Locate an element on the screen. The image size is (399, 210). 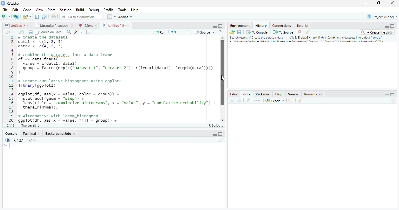
Maximize is located at coordinates (221, 134).